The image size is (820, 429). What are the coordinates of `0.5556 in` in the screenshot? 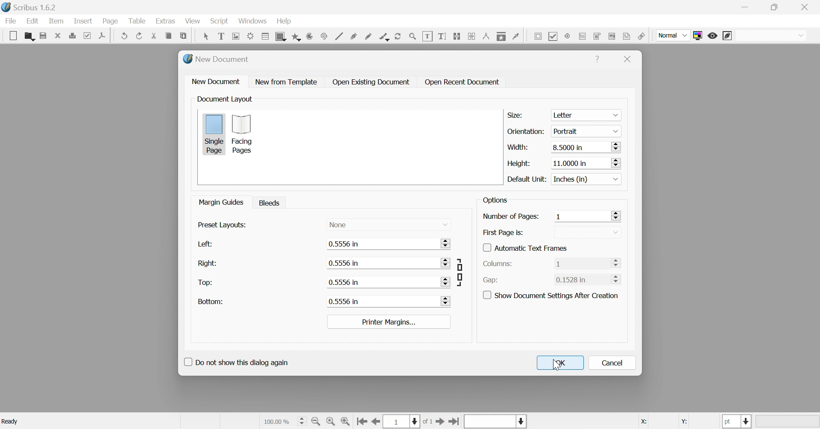 It's located at (343, 243).